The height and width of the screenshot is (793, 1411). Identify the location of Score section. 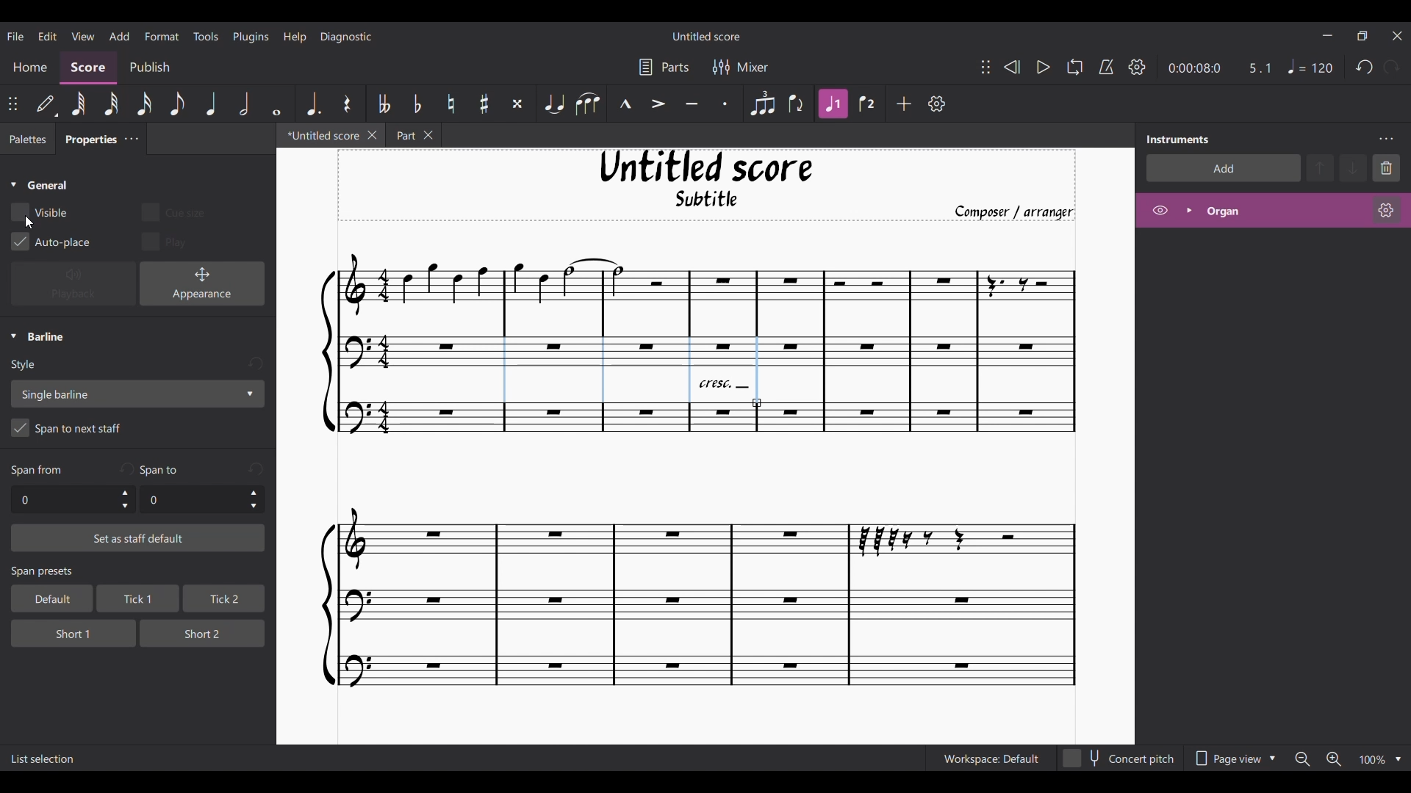
(88, 66).